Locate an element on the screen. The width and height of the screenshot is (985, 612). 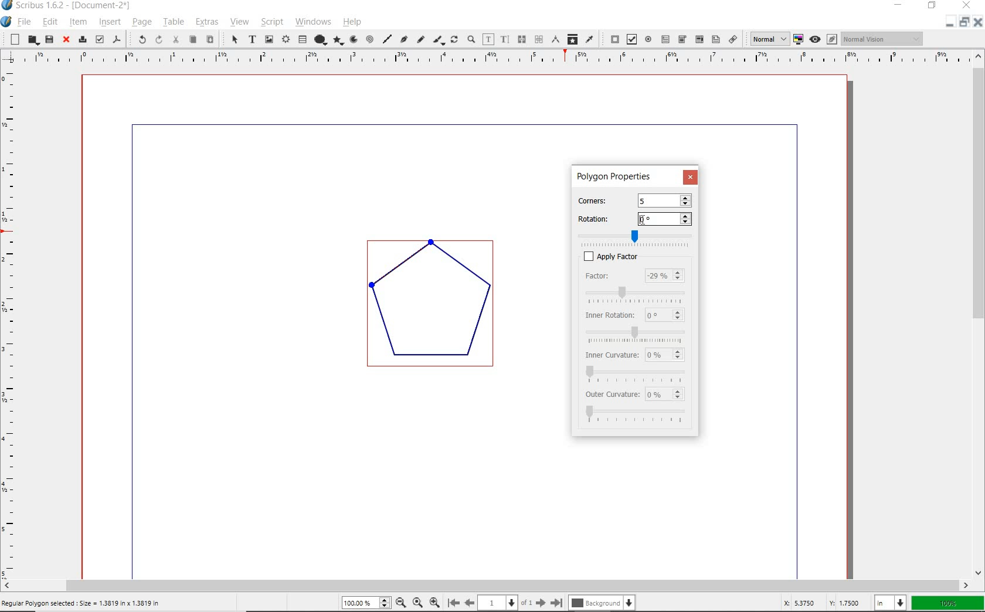
minimise is located at coordinates (947, 22).